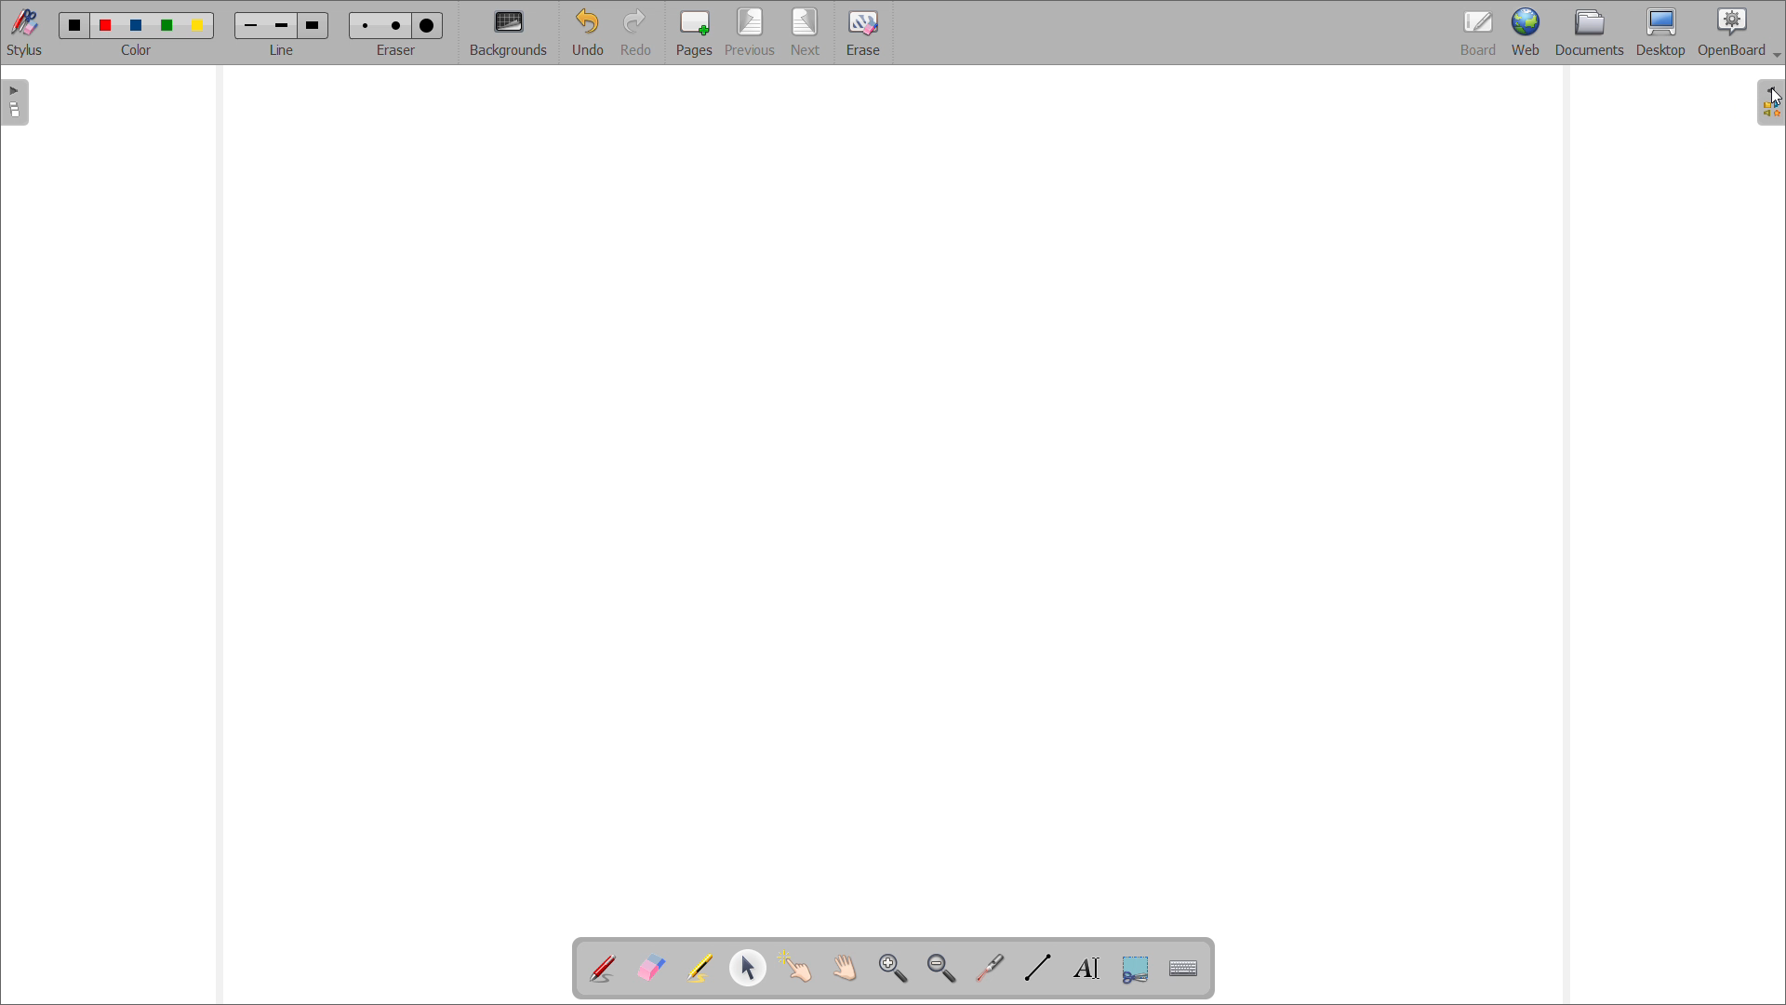  What do you see at coordinates (73, 25) in the screenshot?
I see `Color 1` at bounding box center [73, 25].